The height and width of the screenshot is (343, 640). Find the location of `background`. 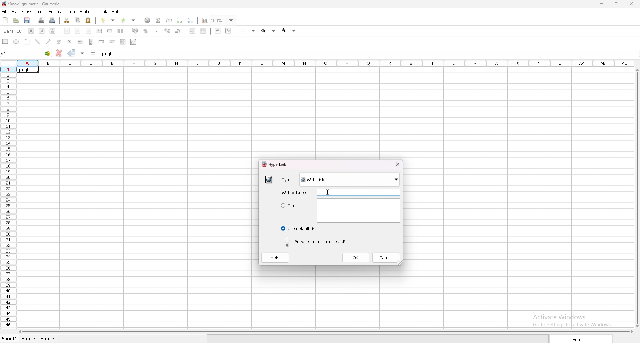

background is located at coordinates (289, 30).